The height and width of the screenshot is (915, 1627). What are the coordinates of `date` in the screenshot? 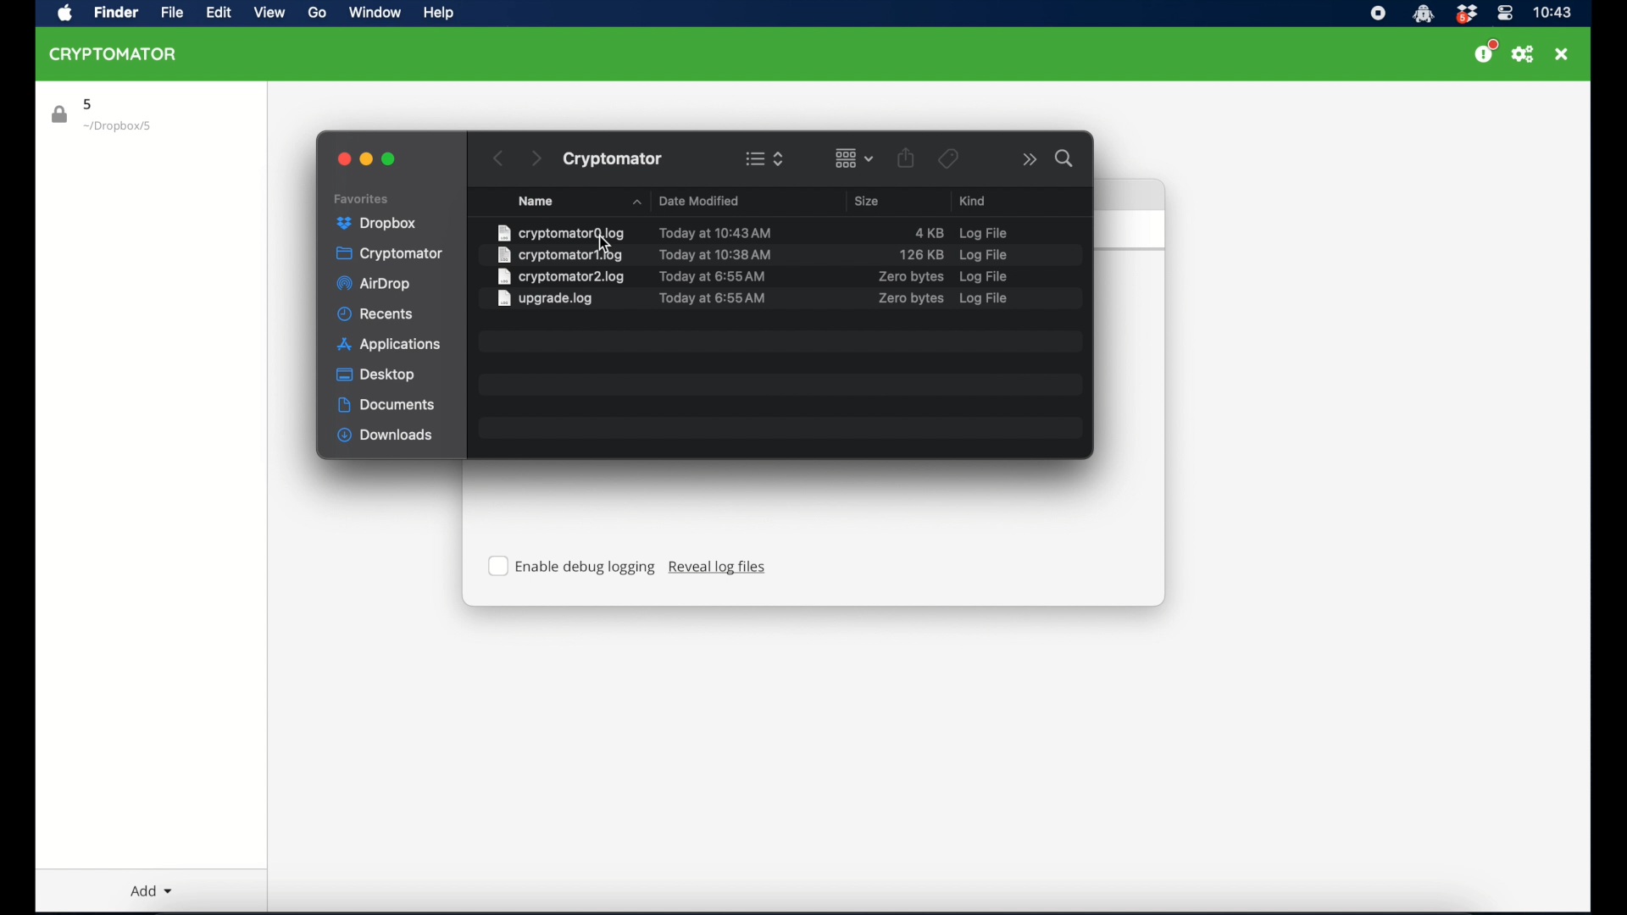 It's located at (712, 276).